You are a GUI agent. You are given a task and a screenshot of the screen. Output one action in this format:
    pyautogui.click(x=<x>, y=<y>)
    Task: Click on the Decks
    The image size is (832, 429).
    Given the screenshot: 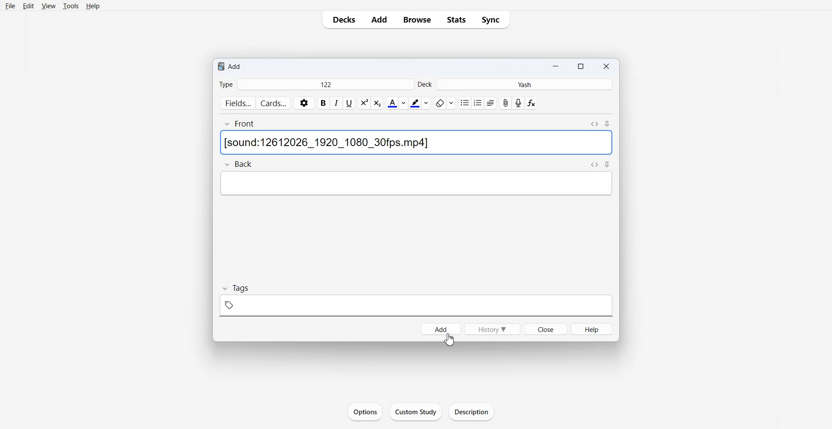 What is the action you would take?
    pyautogui.click(x=343, y=19)
    